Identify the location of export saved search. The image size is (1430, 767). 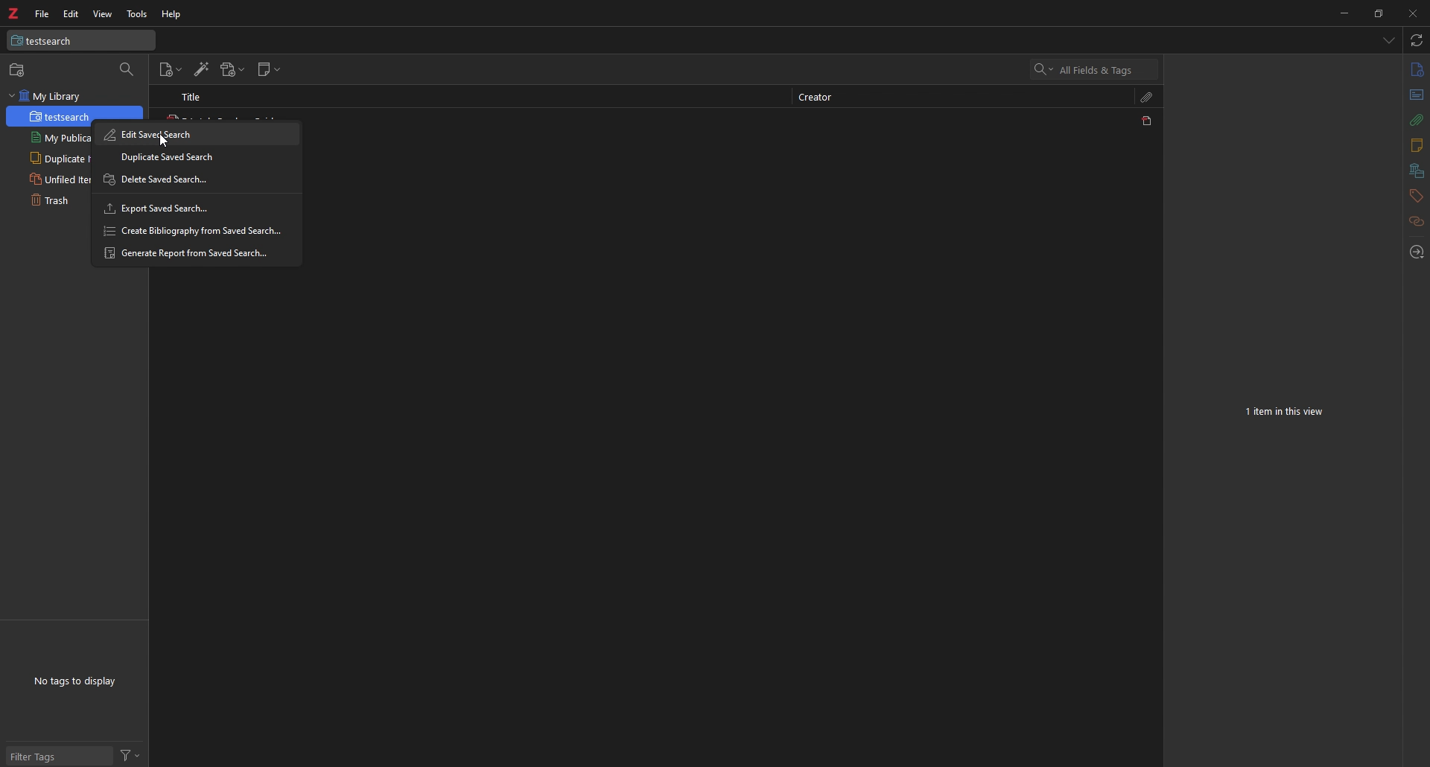
(194, 209).